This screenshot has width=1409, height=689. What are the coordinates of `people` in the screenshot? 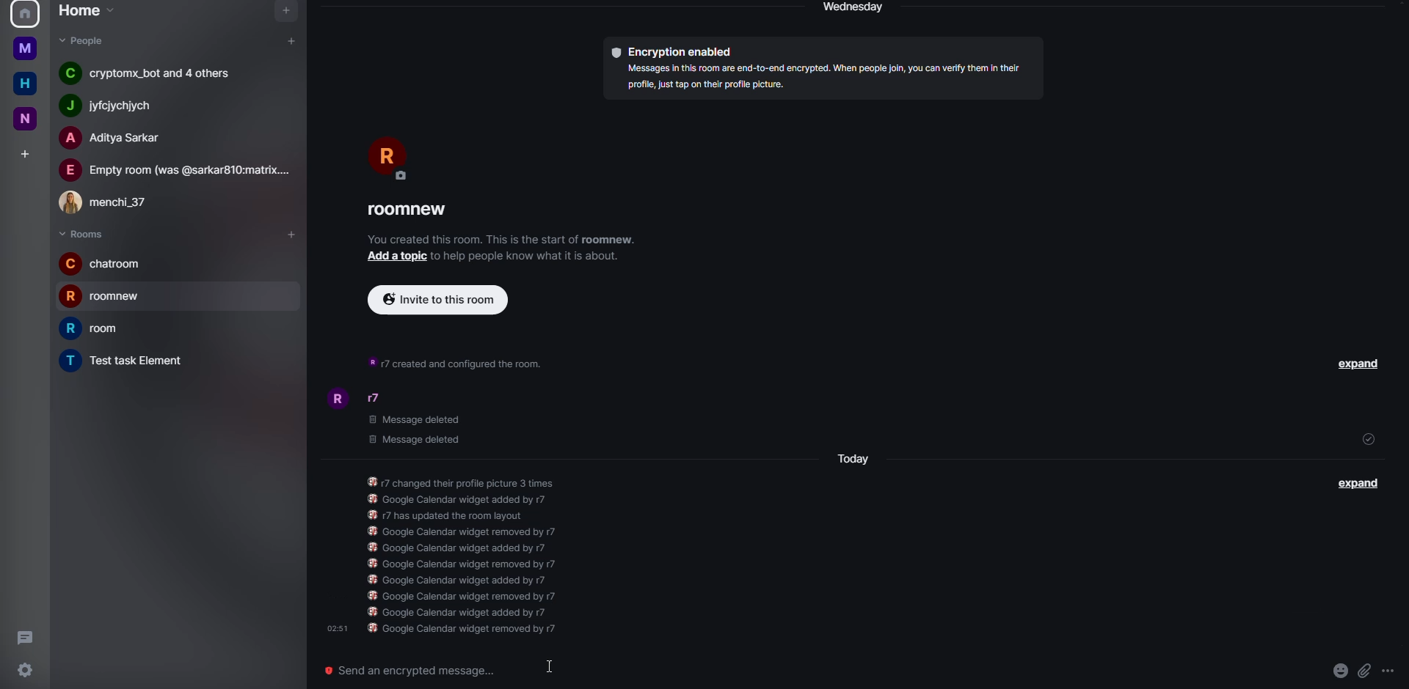 It's located at (119, 139).